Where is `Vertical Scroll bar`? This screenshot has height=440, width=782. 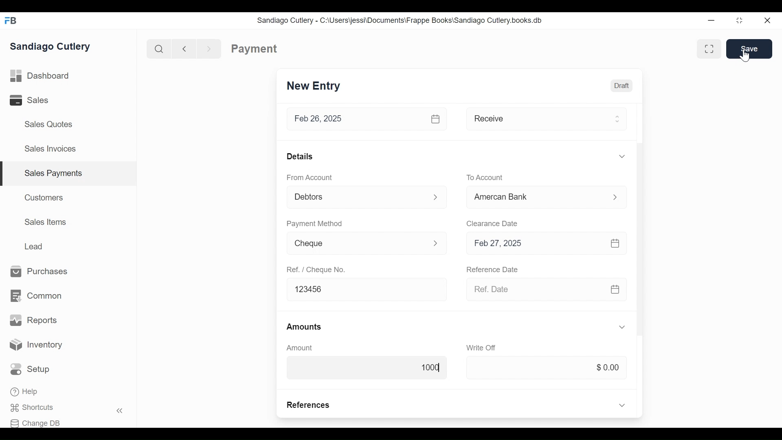
Vertical Scroll bar is located at coordinates (639, 239).